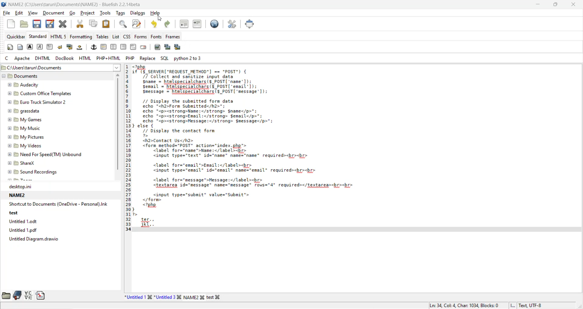  What do you see at coordinates (245, 150) in the screenshot?
I see `code editor` at bounding box center [245, 150].